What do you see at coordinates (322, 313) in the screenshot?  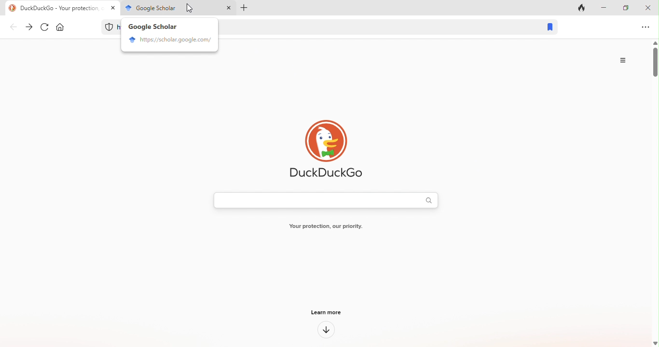 I see `learn more` at bounding box center [322, 313].